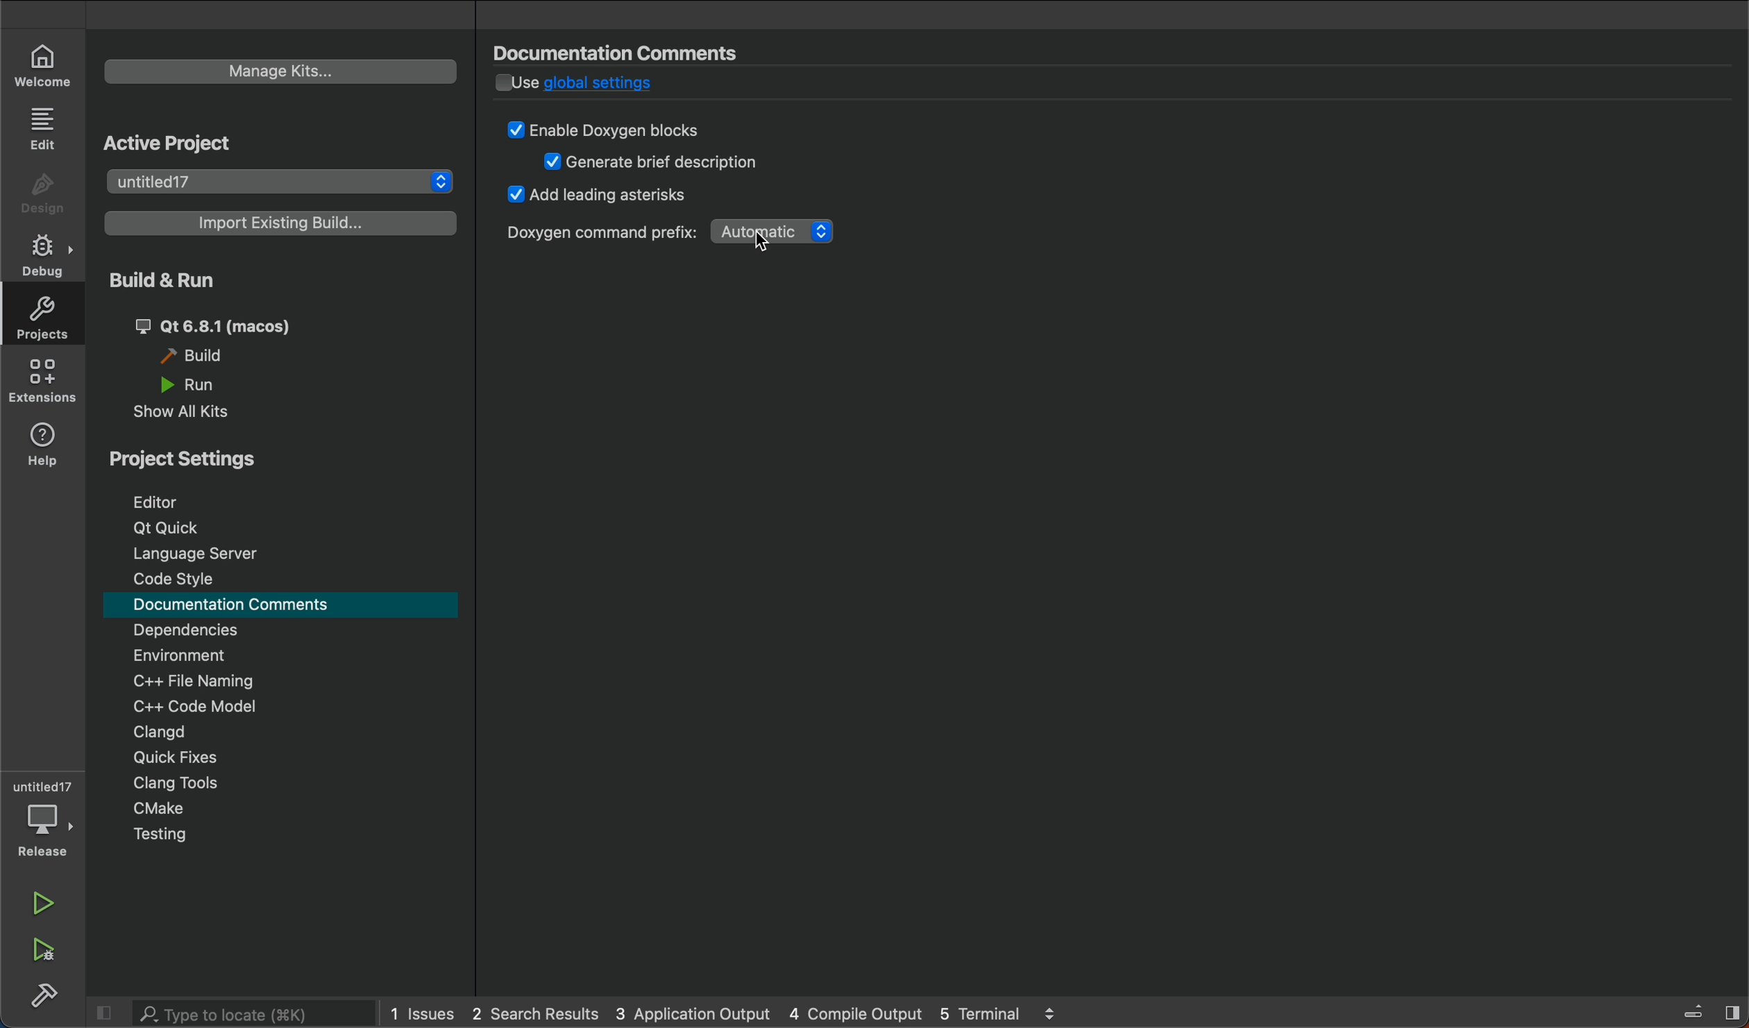  What do you see at coordinates (153, 733) in the screenshot?
I see `clangd` at bounding box center [153, 733].